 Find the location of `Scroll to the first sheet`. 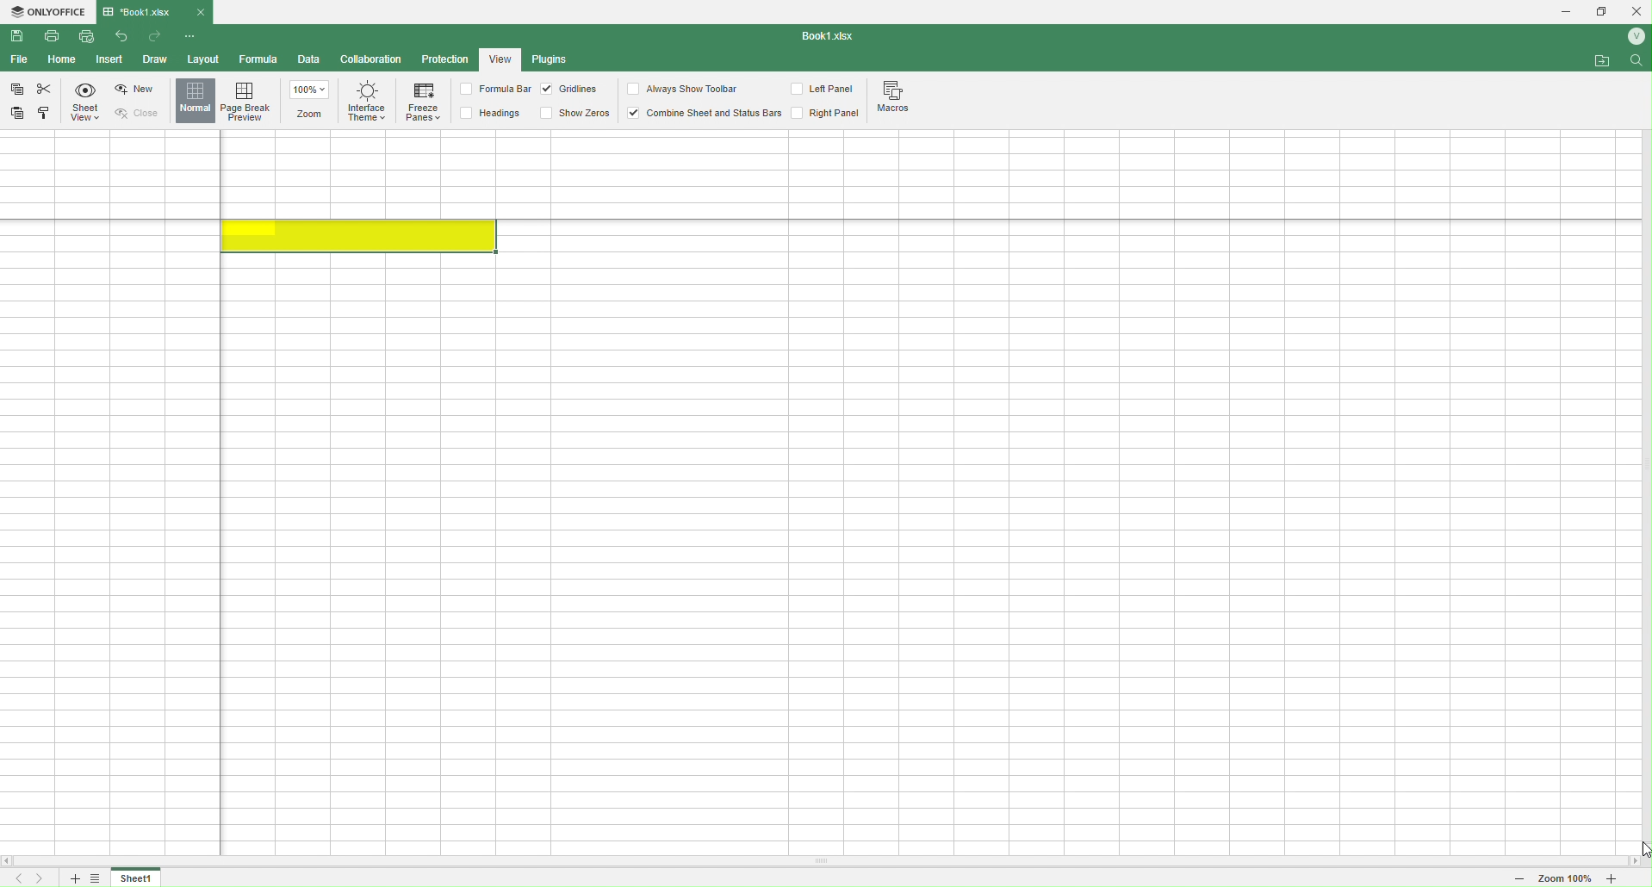

Scroll to the first sheet is located at coordinates (16, 879).